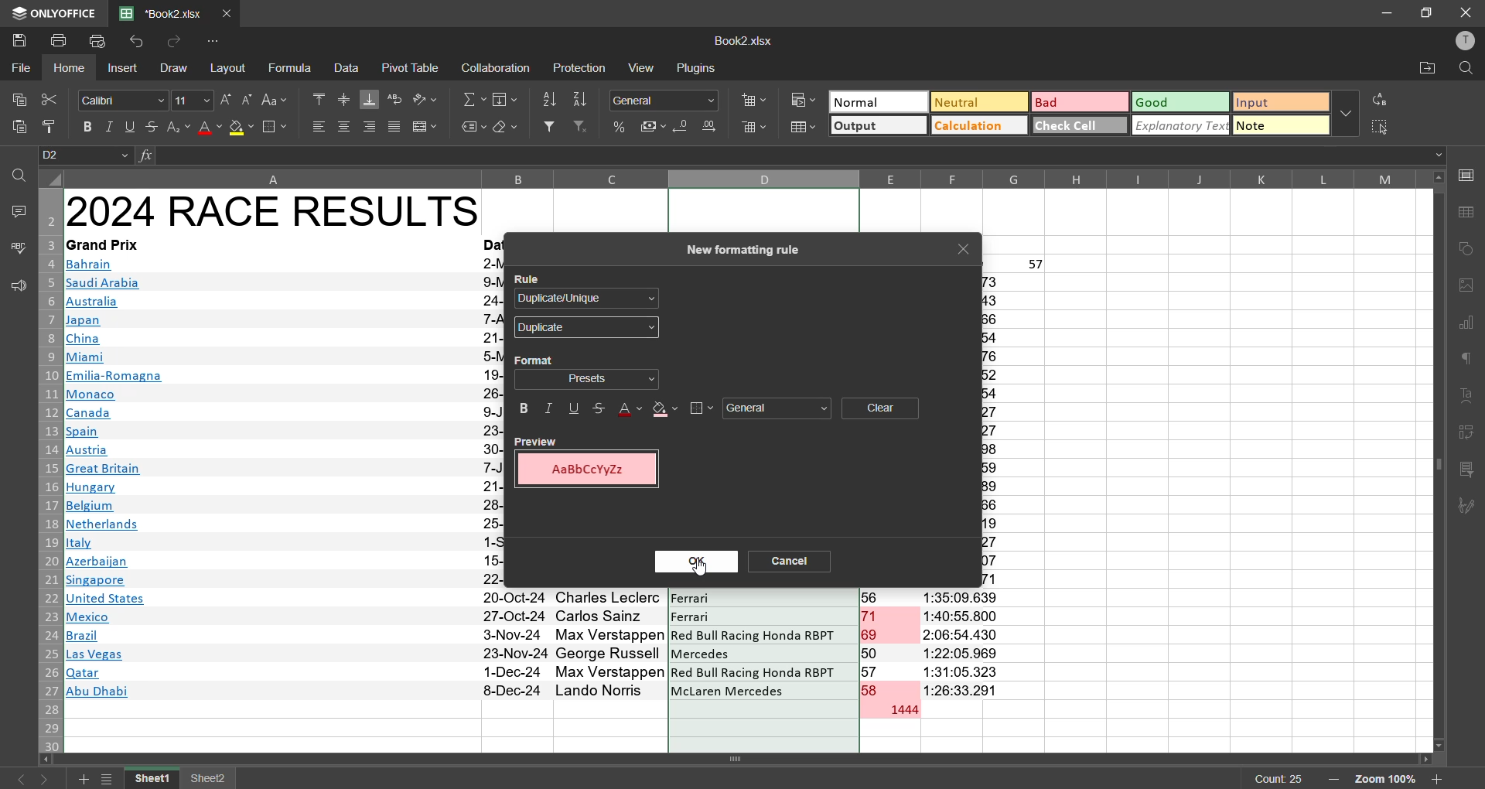 This screenshot has width=1485, height=789. I want to click on remove cells, so click(755, 130).